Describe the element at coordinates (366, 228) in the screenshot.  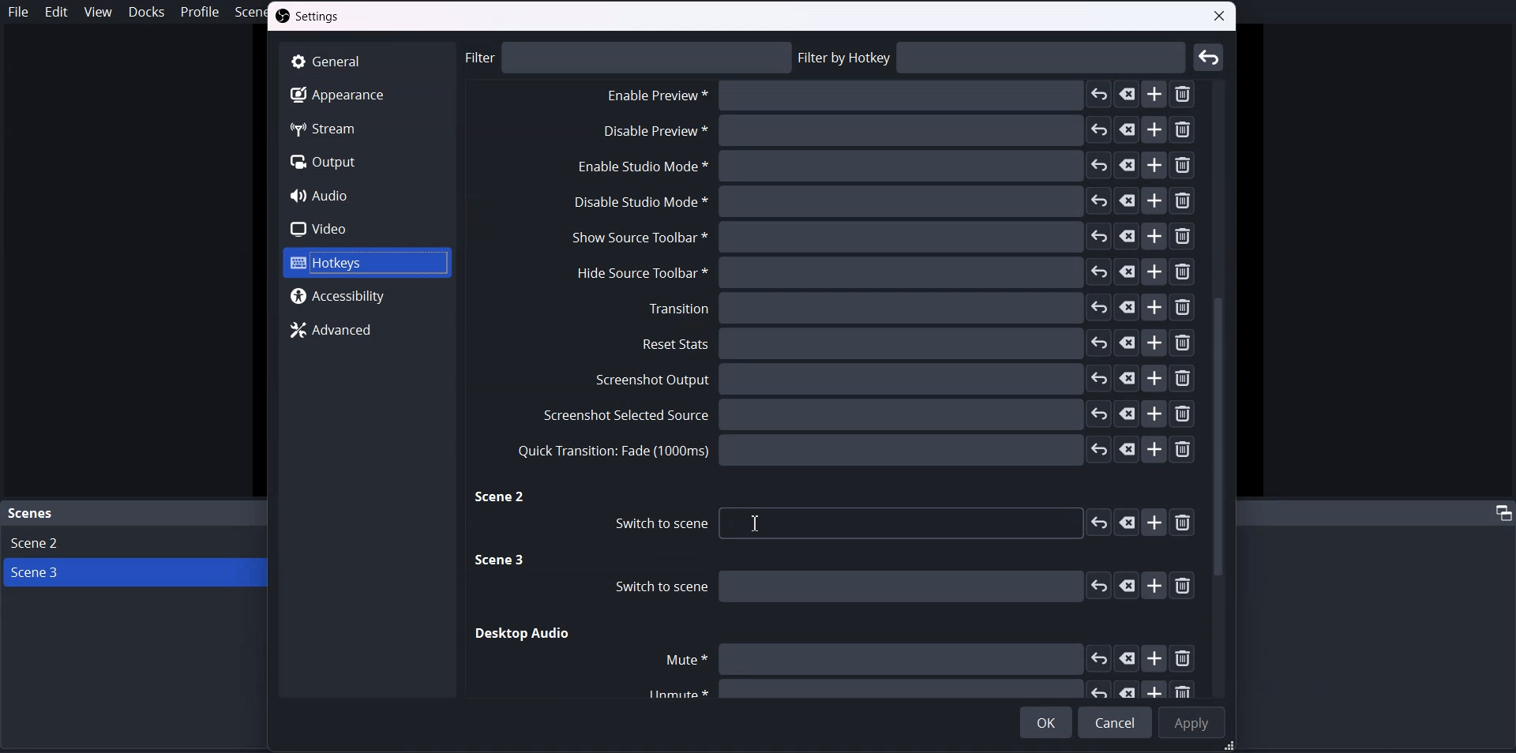
I see `Video` at that location.